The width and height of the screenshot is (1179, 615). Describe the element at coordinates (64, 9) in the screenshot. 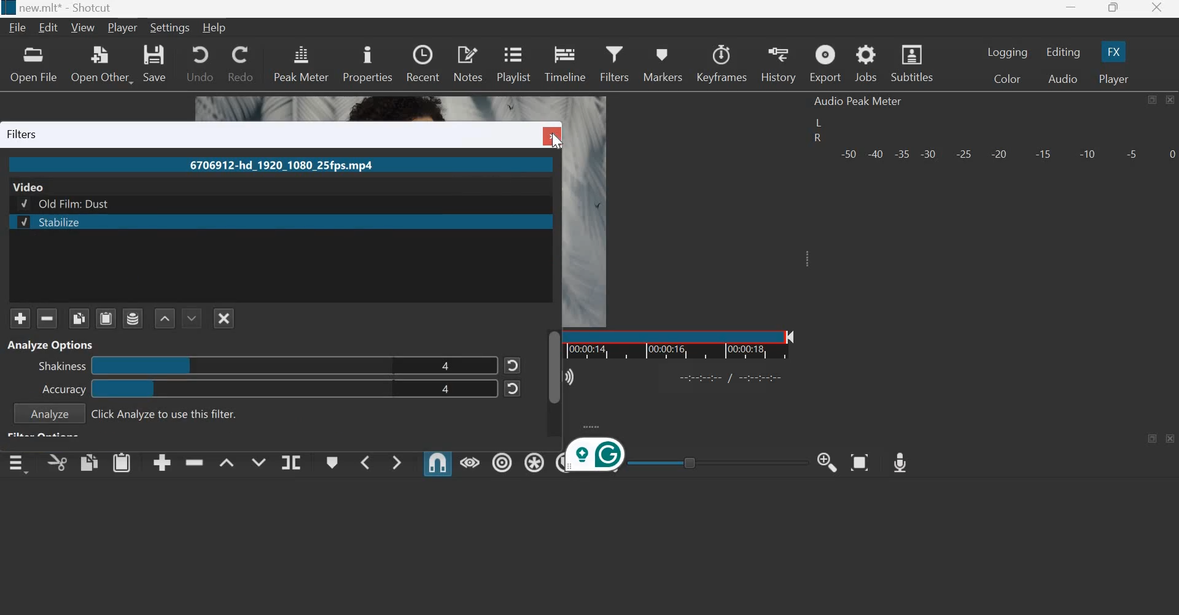

I see `new.mlt* - Shotcut` at that location.